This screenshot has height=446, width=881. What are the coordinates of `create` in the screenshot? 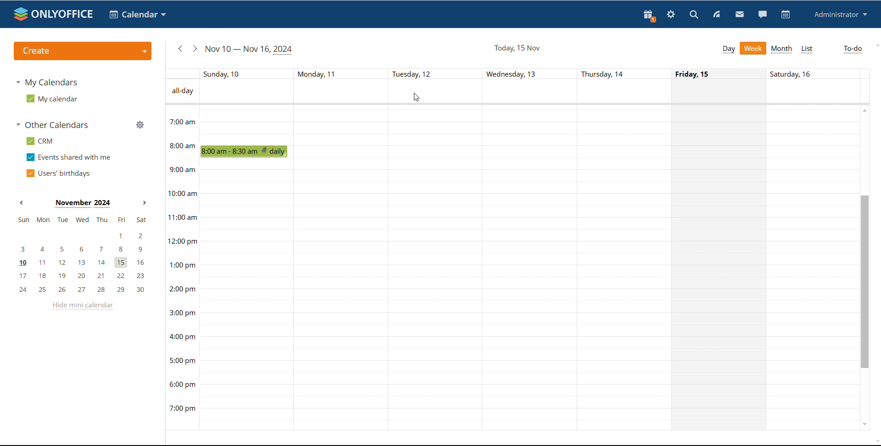 It's located at (82, 51).